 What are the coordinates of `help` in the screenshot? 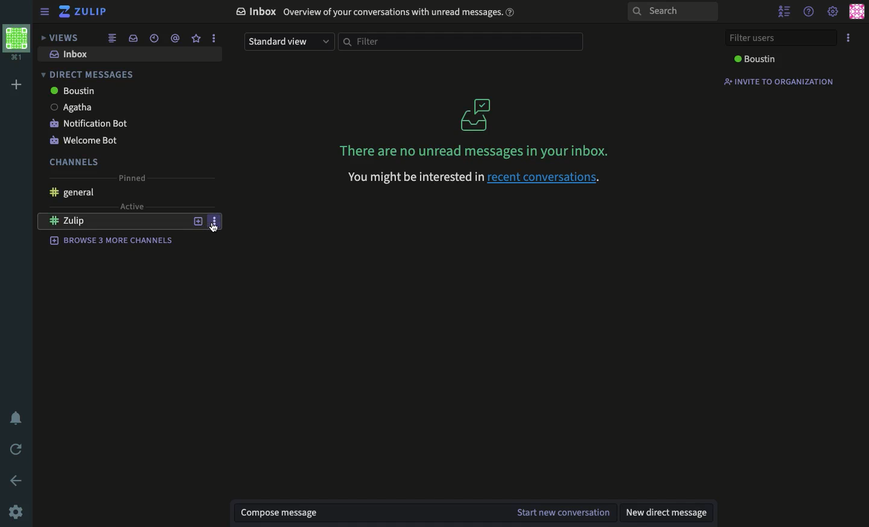 It's located at (809, 12).